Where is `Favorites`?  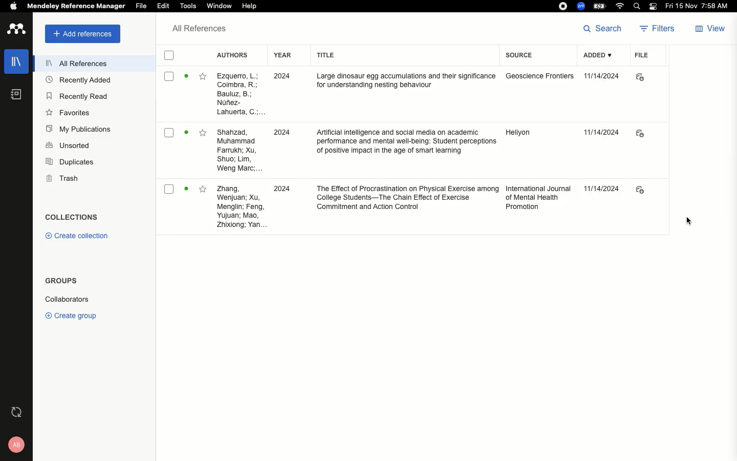 Favorites is located at coordinates (204, 132).